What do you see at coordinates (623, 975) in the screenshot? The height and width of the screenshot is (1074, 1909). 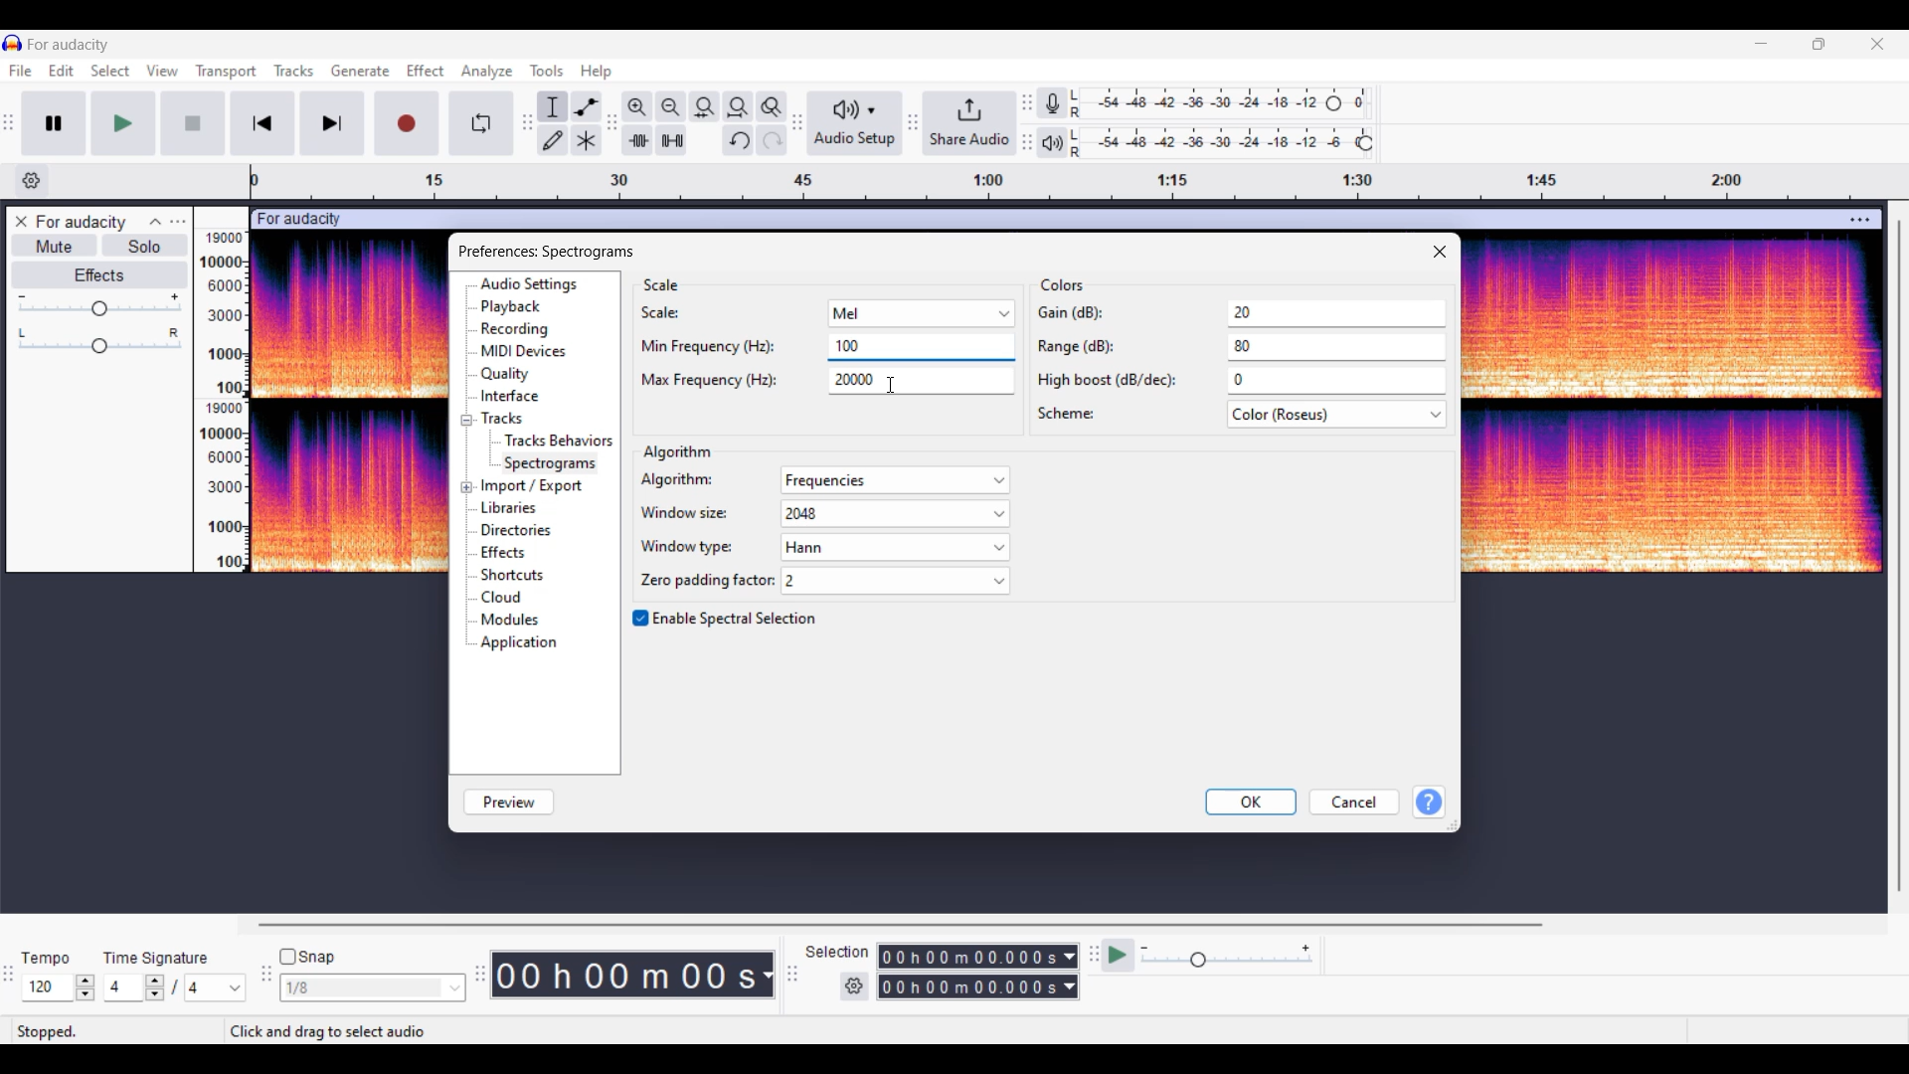 I see `Current duration of track` at bounding box center [623, 975].